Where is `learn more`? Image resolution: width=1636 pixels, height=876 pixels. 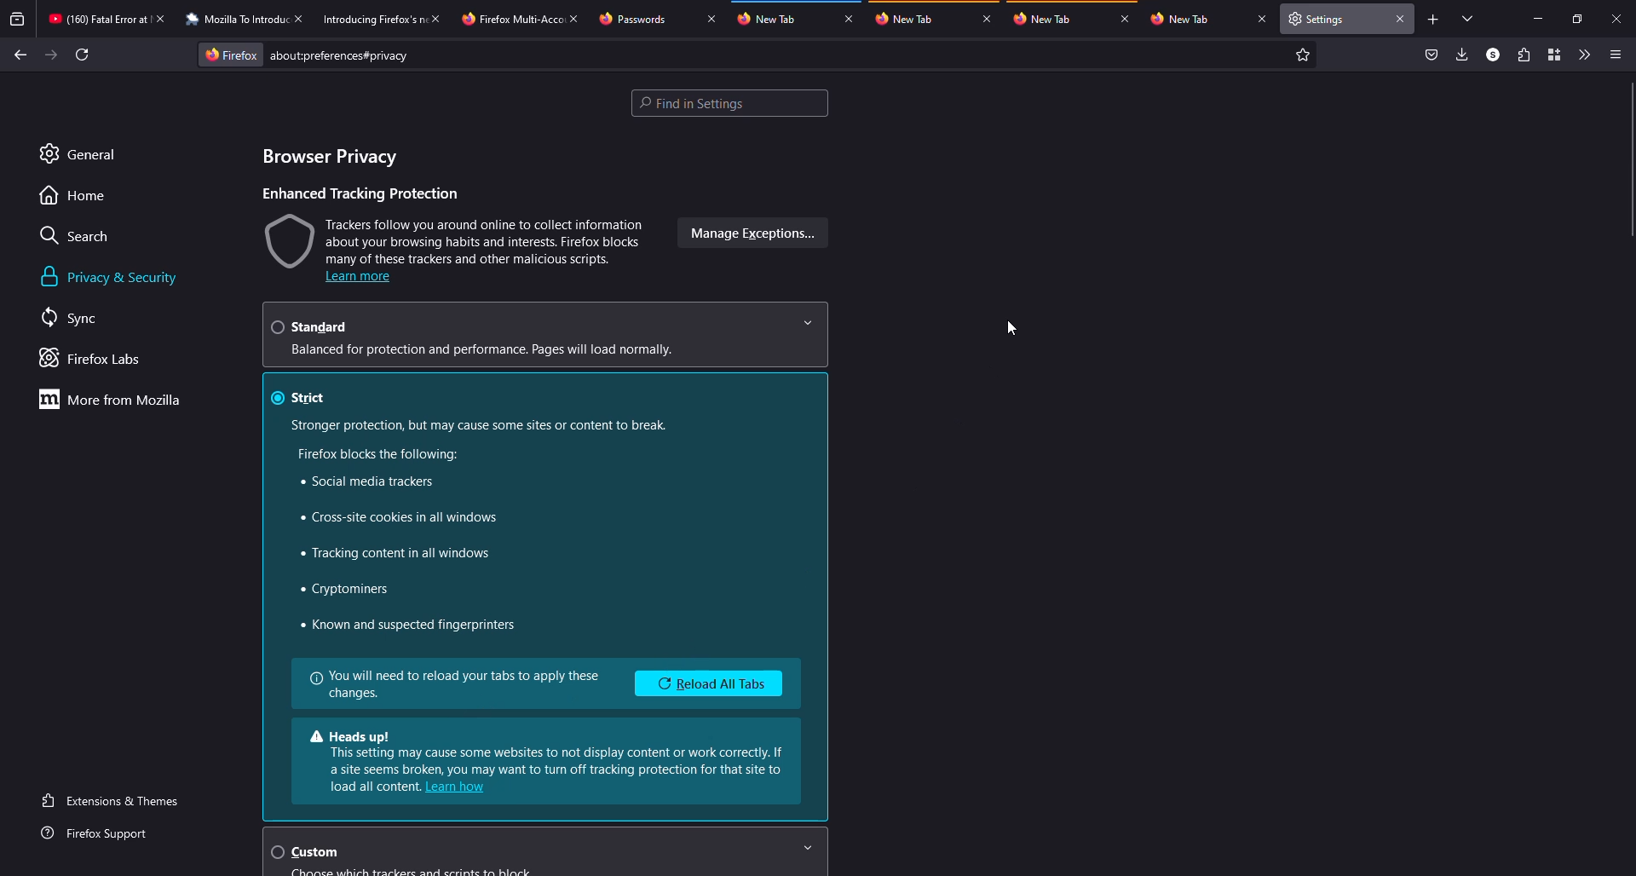 learn more is located at coordinates (360, 278).